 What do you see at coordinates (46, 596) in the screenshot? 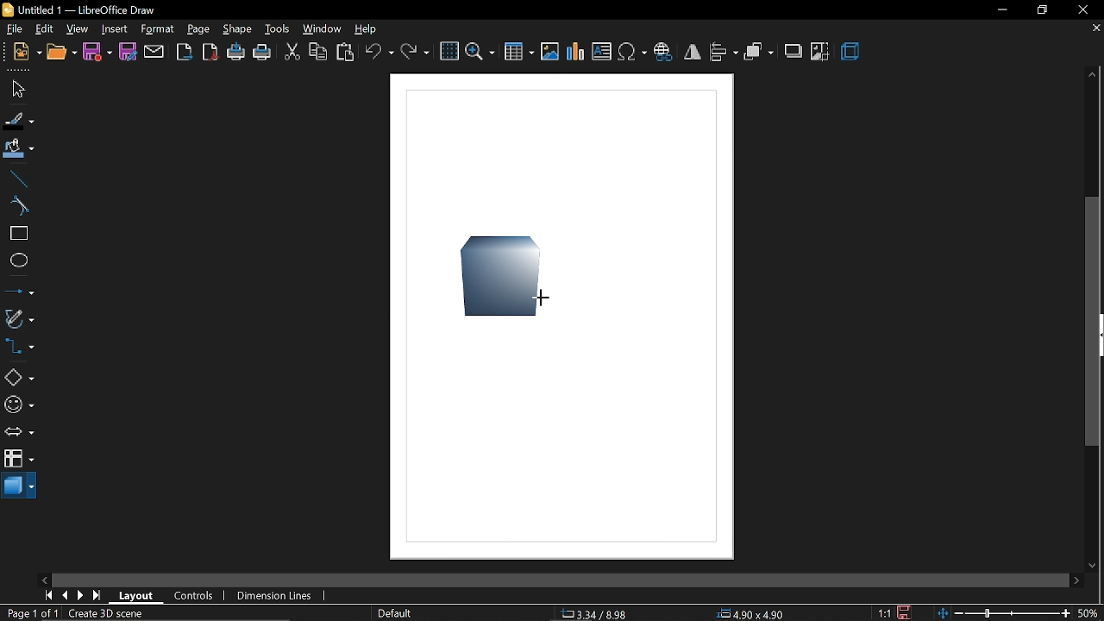
I see `go to first page` at bounding box center [46, 596].